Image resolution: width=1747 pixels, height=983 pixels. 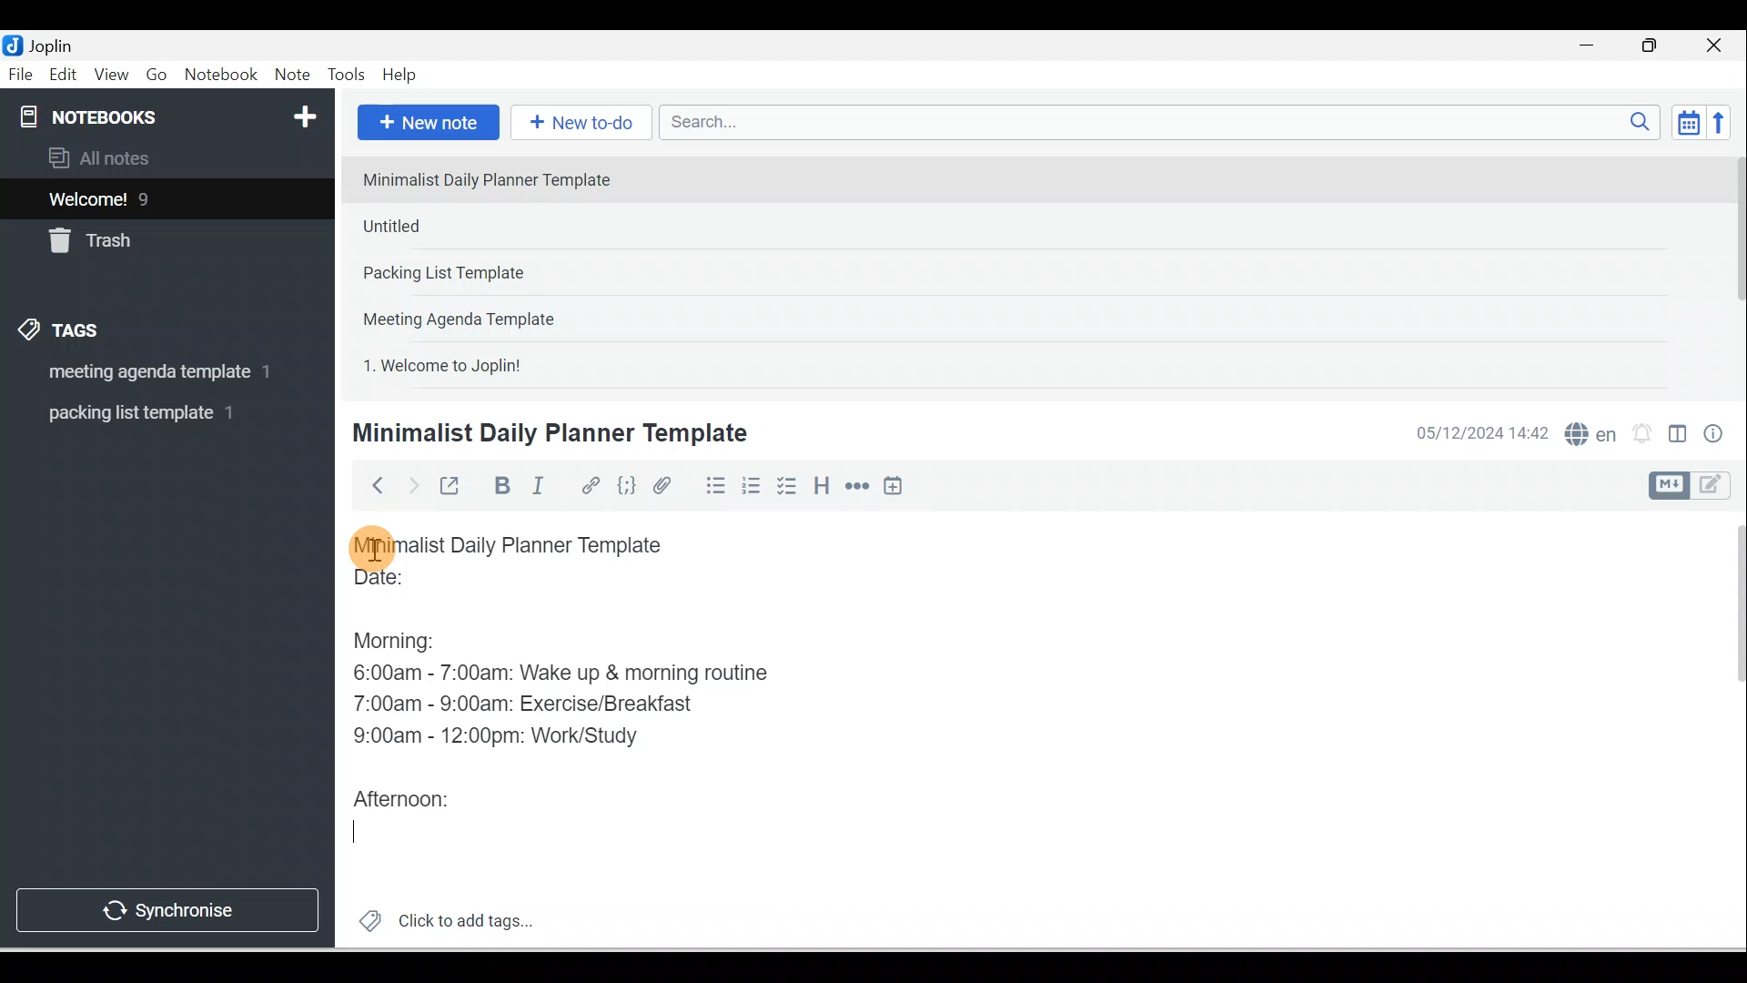 What do you see at coordinates (220, 76) in the screenshot?
I see `Notebook` at bounding box center [220, 76].